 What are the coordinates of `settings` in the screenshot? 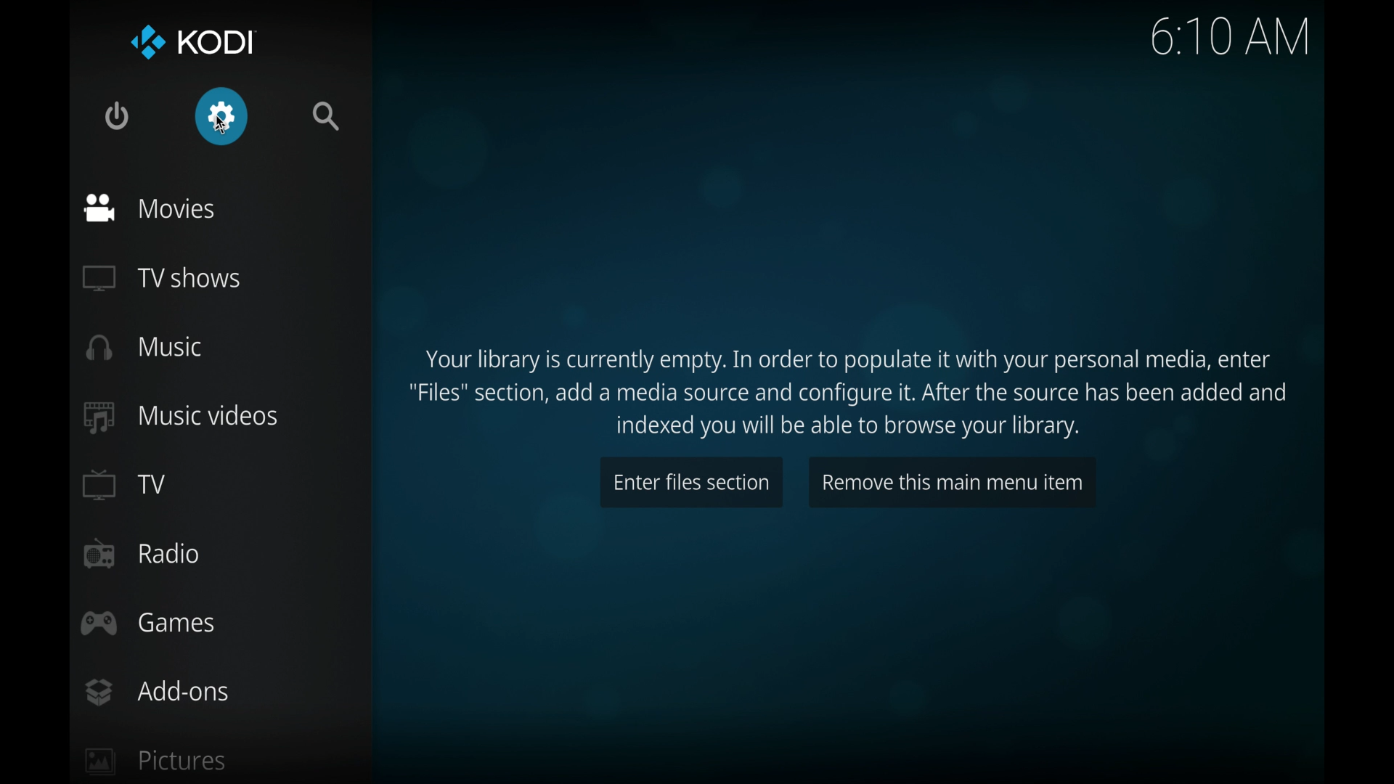 It's located at (222, 115).